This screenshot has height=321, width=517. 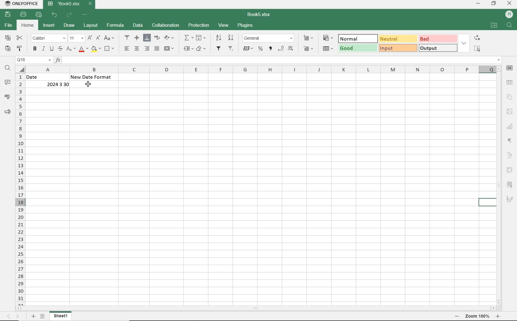 What do you see at coordinates (126, 48) in the screenshot?
I see `ALIGN LEFT` at bounding box center [126, 48].